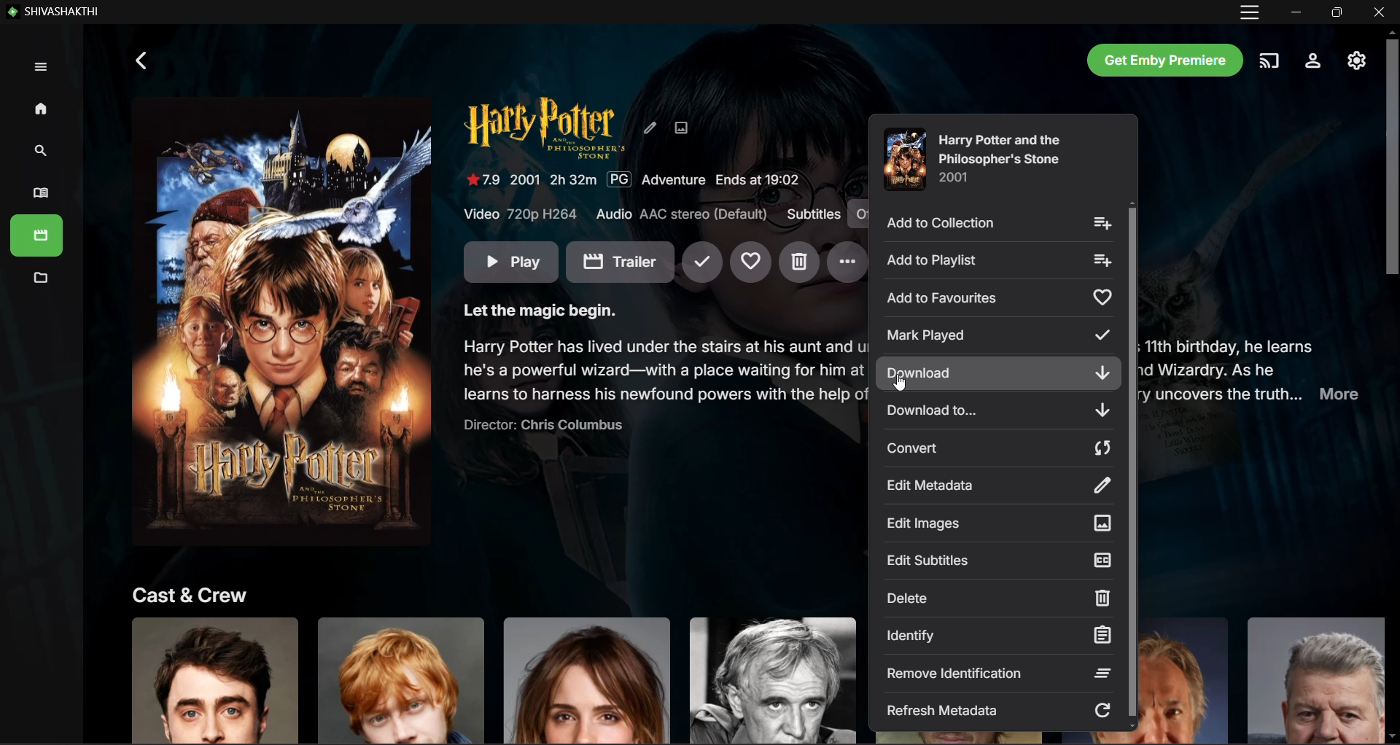 This screenshot has height=745, width=1400. What do you see at coordinates (1000, 450) in the screenshot?
I see `Convert` at bounding box center [1000, 450].